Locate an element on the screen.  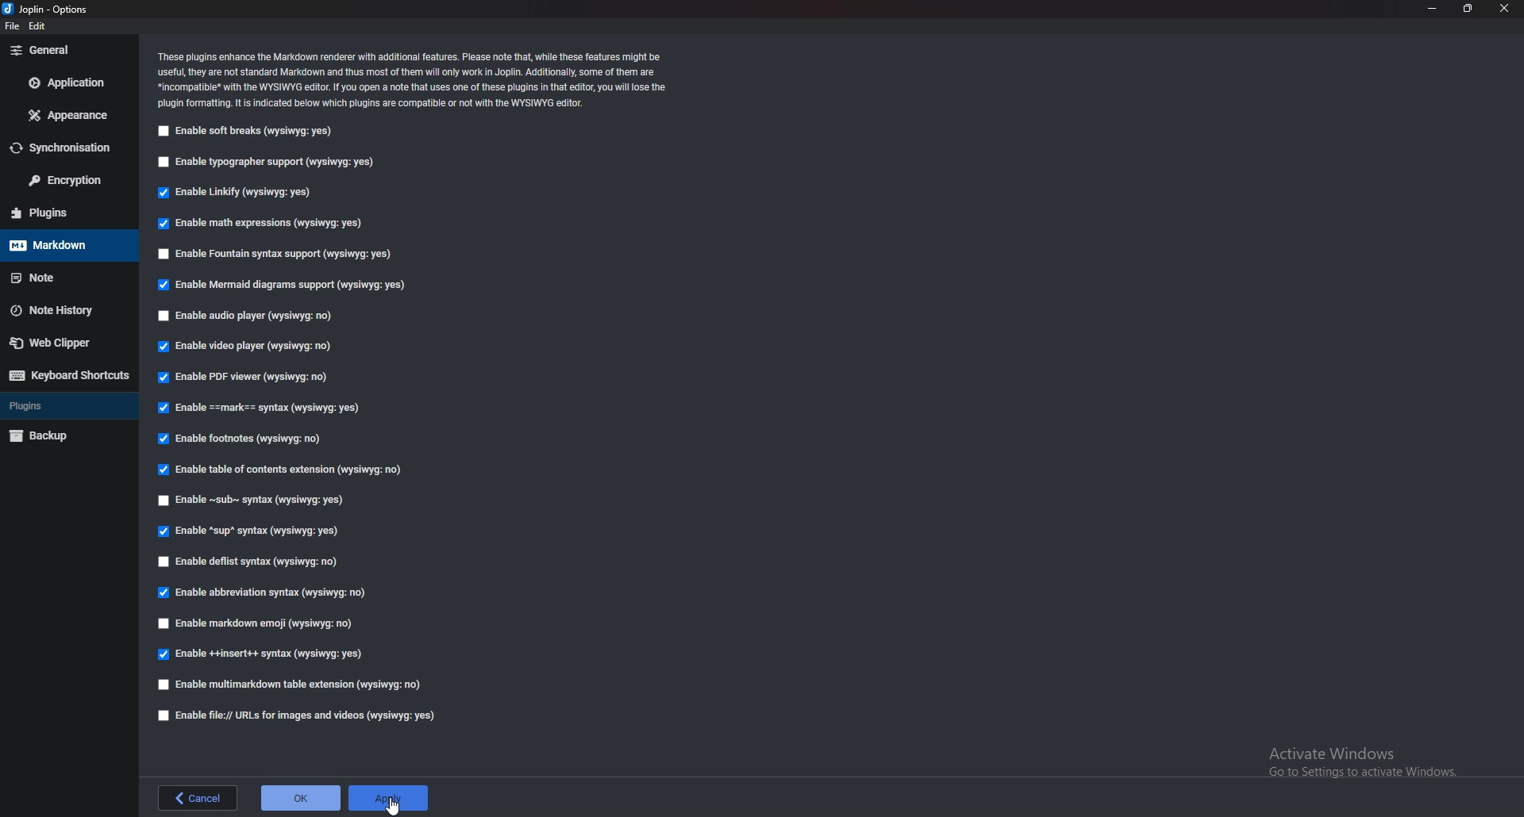
enable markdown emoji is located at coordinates (260, 623).